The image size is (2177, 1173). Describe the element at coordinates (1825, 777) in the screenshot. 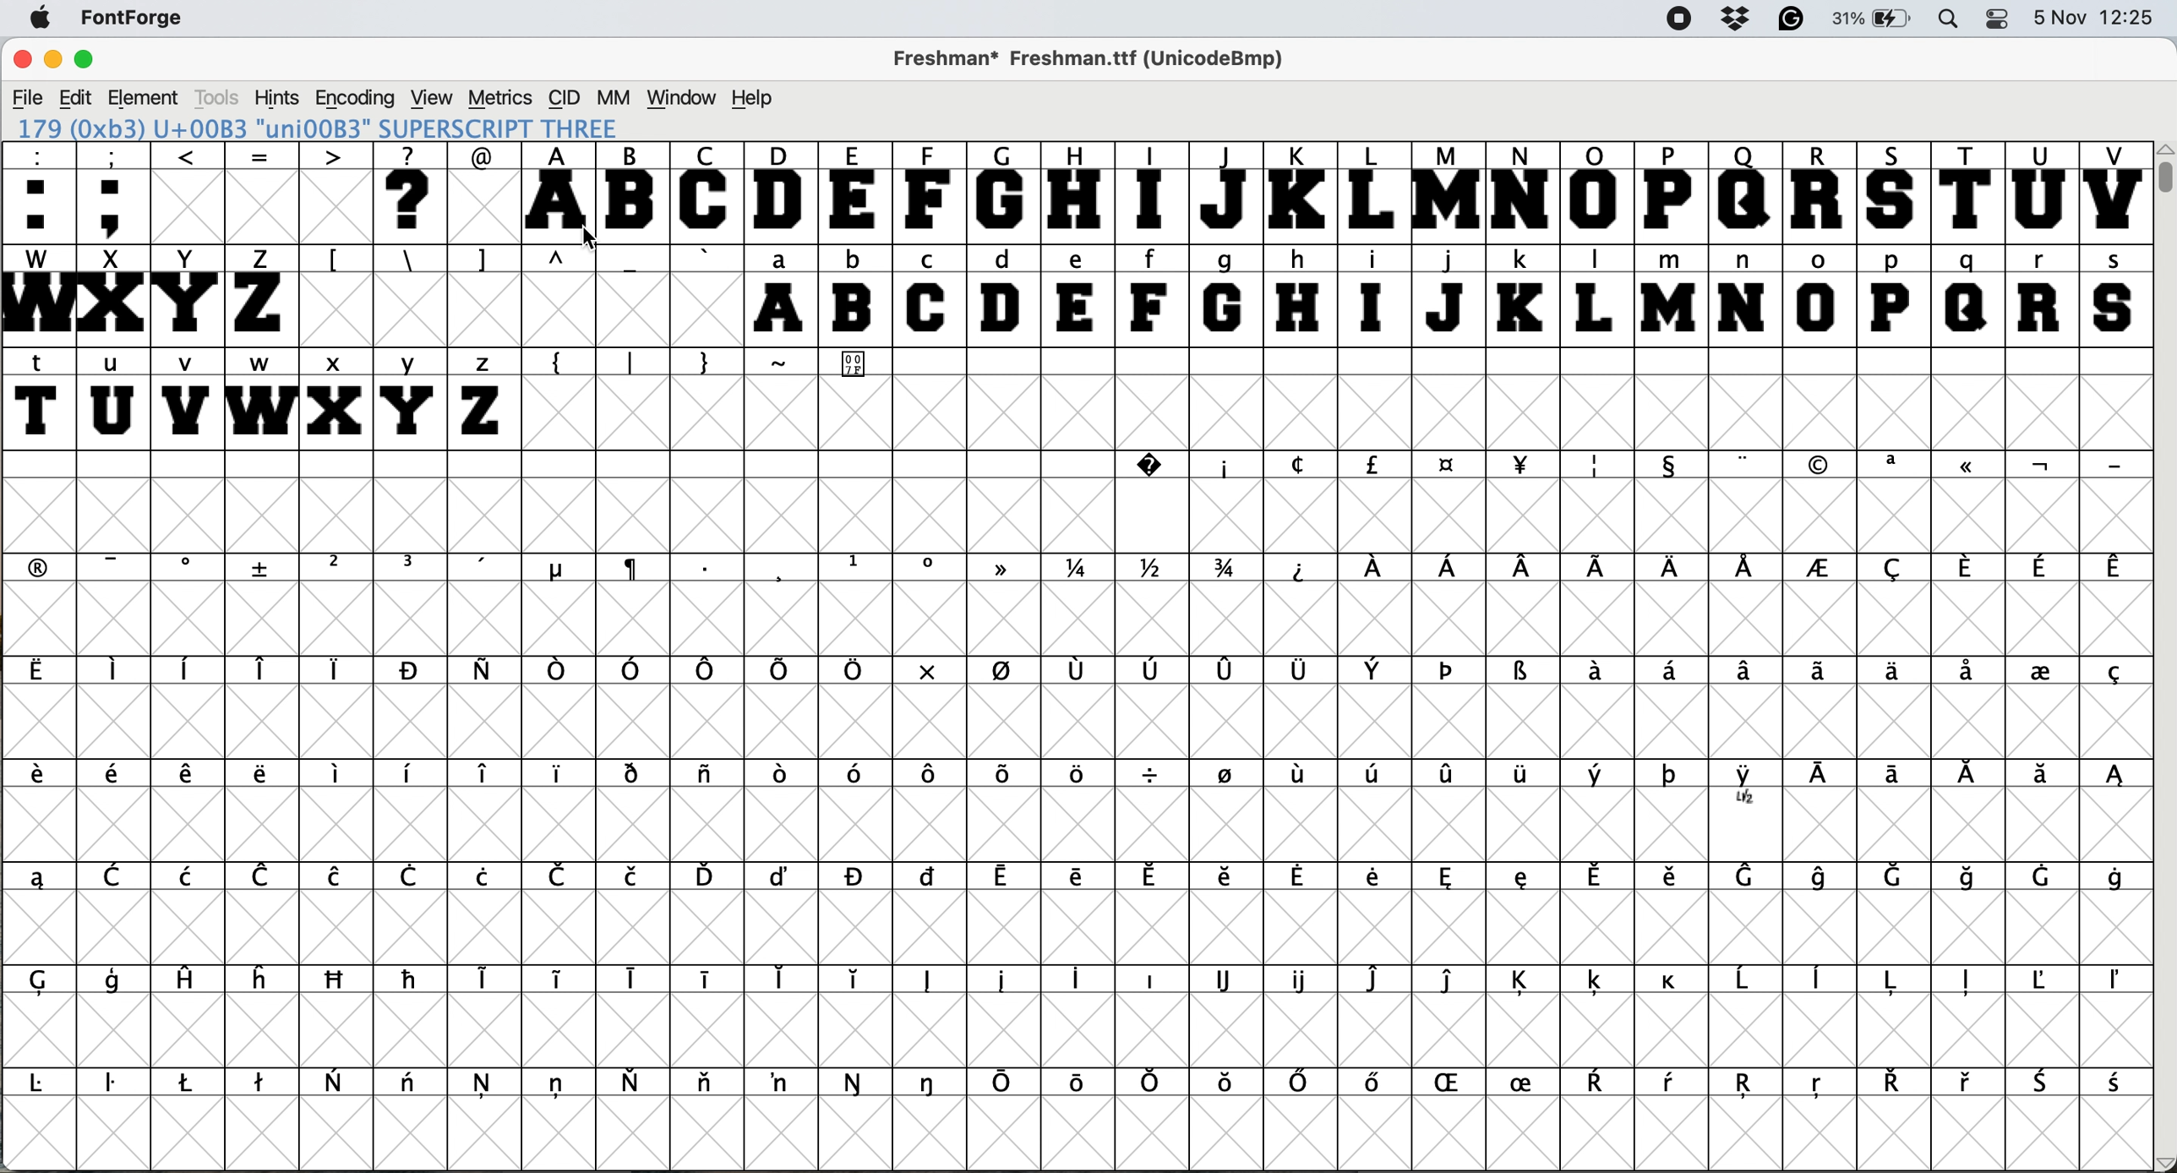

I see `symbol` at that location.